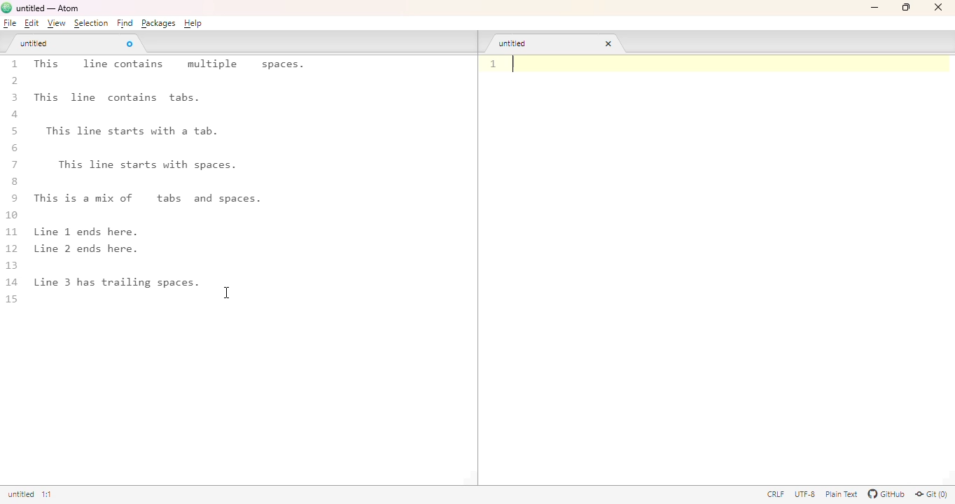 Image resolution: width=955 pixels, height=504 pixels. Describe the element at coordinates (10, 23) in the screenshot. I see `file` at that location.